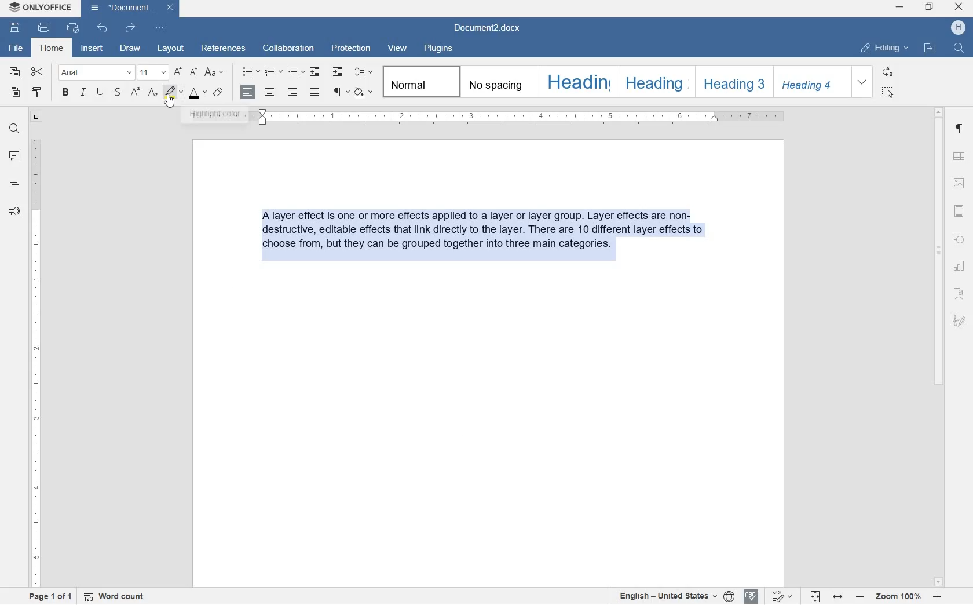 Image resolution: width=973 pixels, height=605 pixels. What do you see at coordinates (750, 596) in the screenshot?
I see `SPELL CHECK` at bounding box center [750, 596].